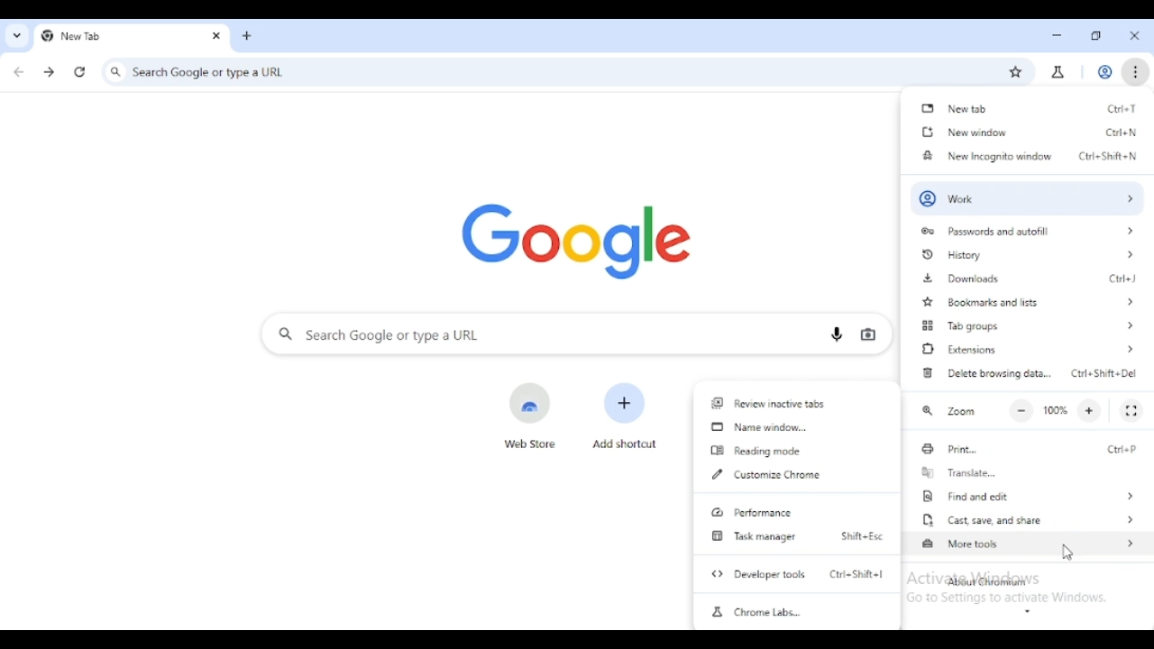  What do you see at coordinates (955, 449) in the screenshot?
I see `print` at bounding box center [955, 449].